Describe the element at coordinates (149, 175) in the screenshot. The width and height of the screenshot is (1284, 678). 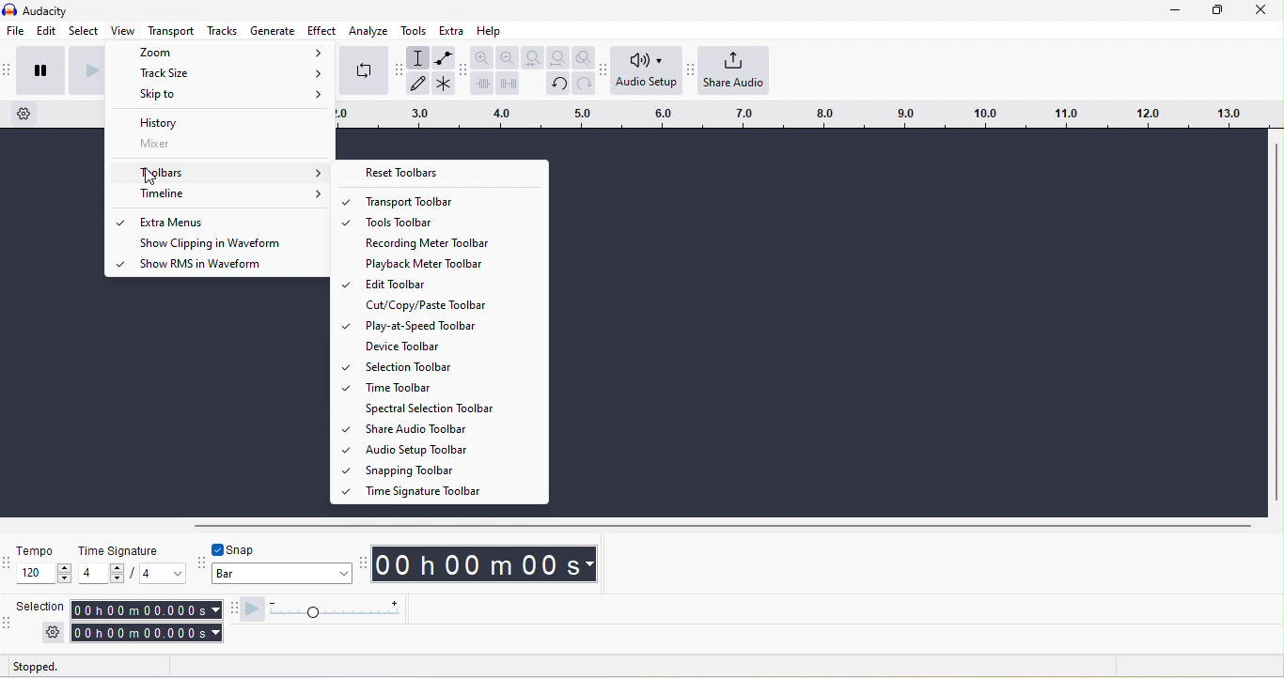
I see `cursor` at that location.